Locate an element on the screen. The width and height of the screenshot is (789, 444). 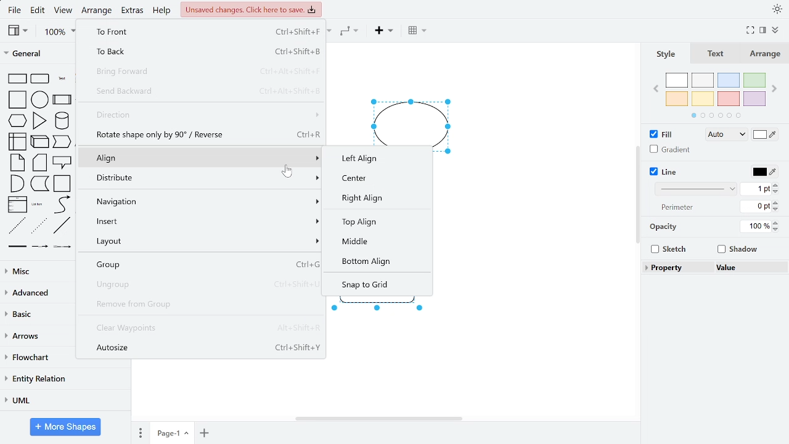
rotate the shape only by 90 degrees is located at coordinates (203, 134).